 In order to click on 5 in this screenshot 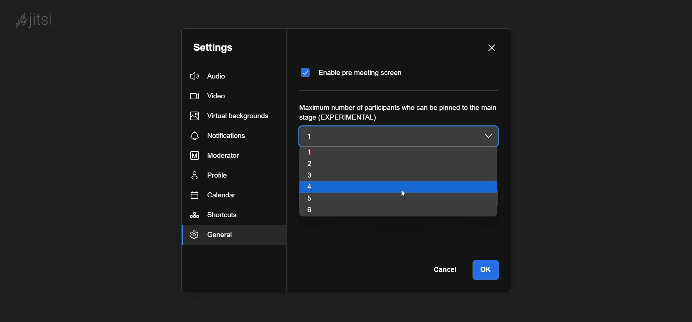, I will do `click(318, 200)`.